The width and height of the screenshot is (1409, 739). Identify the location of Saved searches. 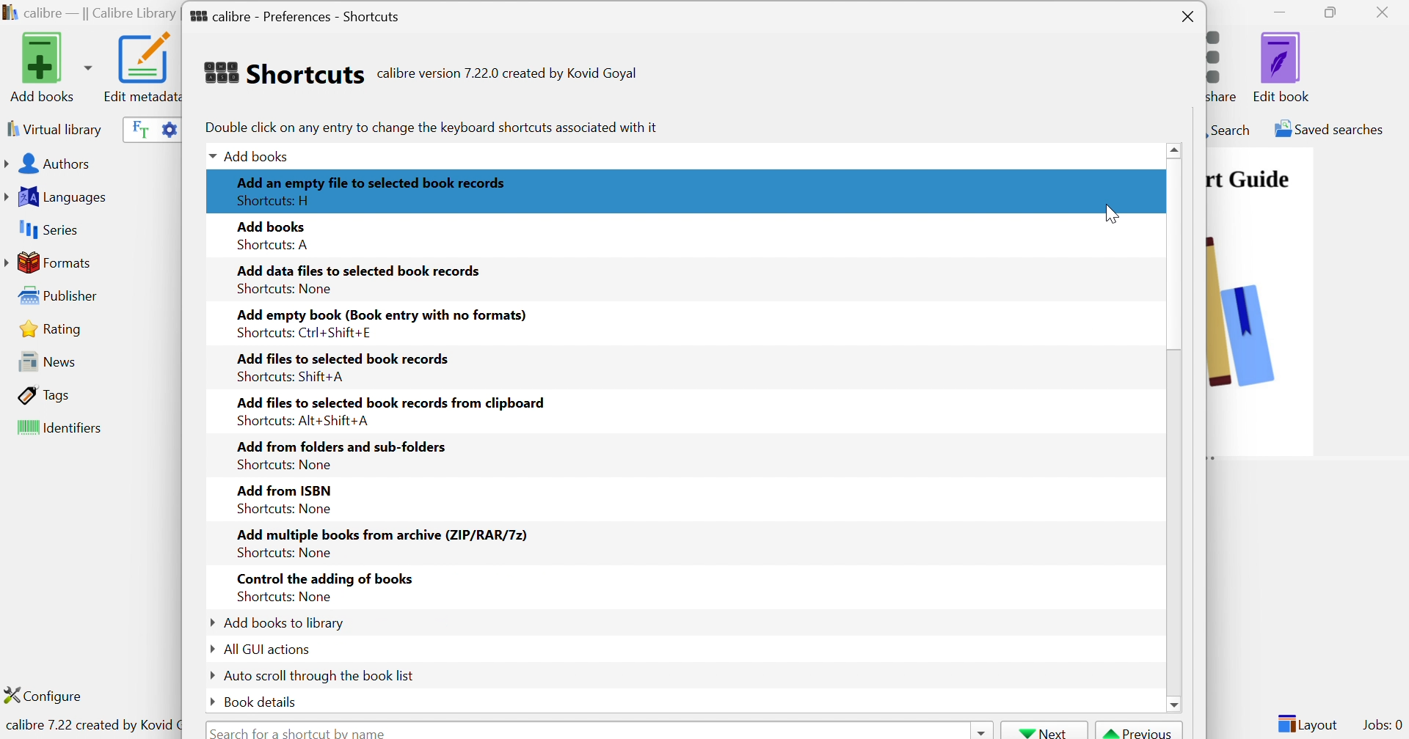
(1328, 129).